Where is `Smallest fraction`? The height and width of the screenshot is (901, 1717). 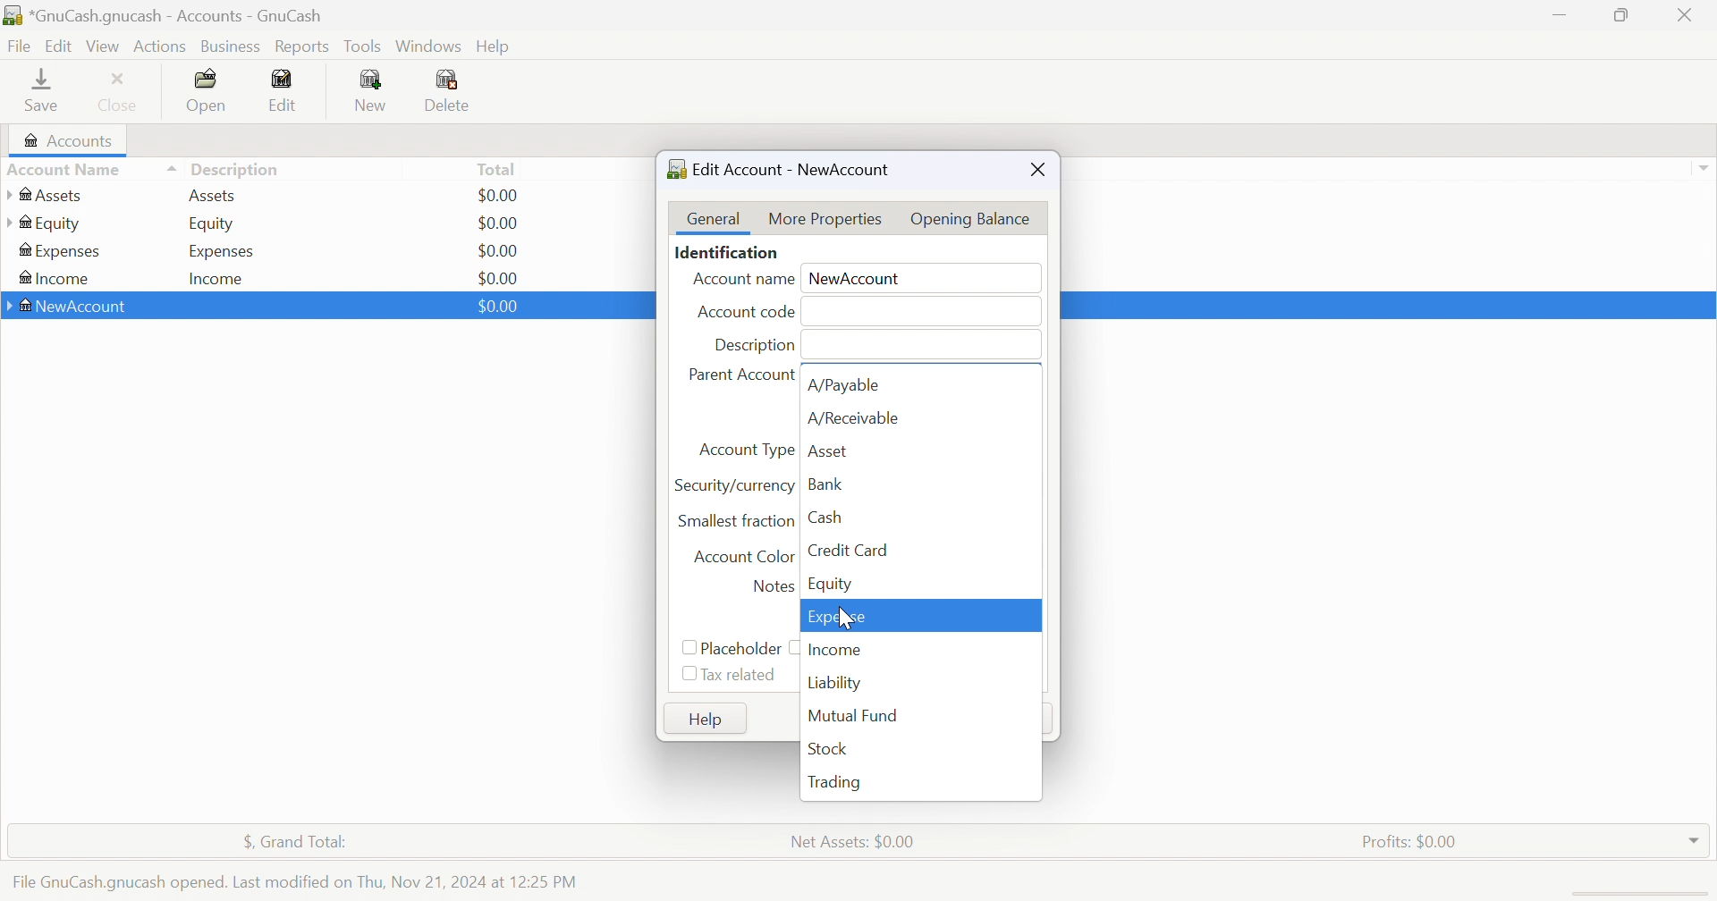 Smallest fraction is located at coordinates (733, 518).